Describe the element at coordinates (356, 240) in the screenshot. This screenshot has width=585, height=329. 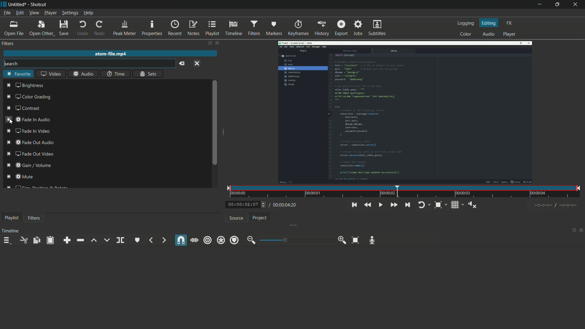
I see `zoom timeline to fit` at that location.